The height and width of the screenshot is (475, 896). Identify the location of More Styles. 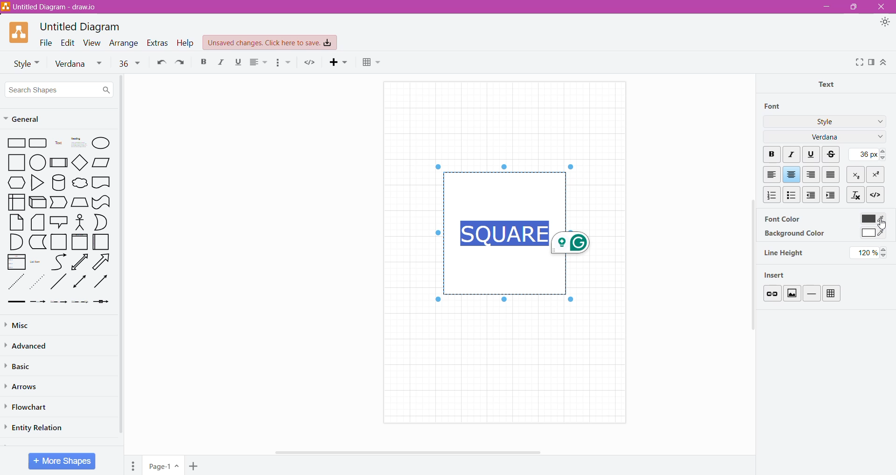
(878, 123).